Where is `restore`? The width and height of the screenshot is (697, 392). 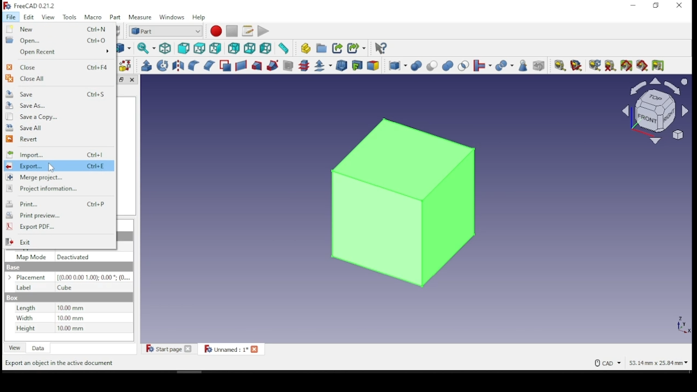
restore is located at coordinates (656, 6).